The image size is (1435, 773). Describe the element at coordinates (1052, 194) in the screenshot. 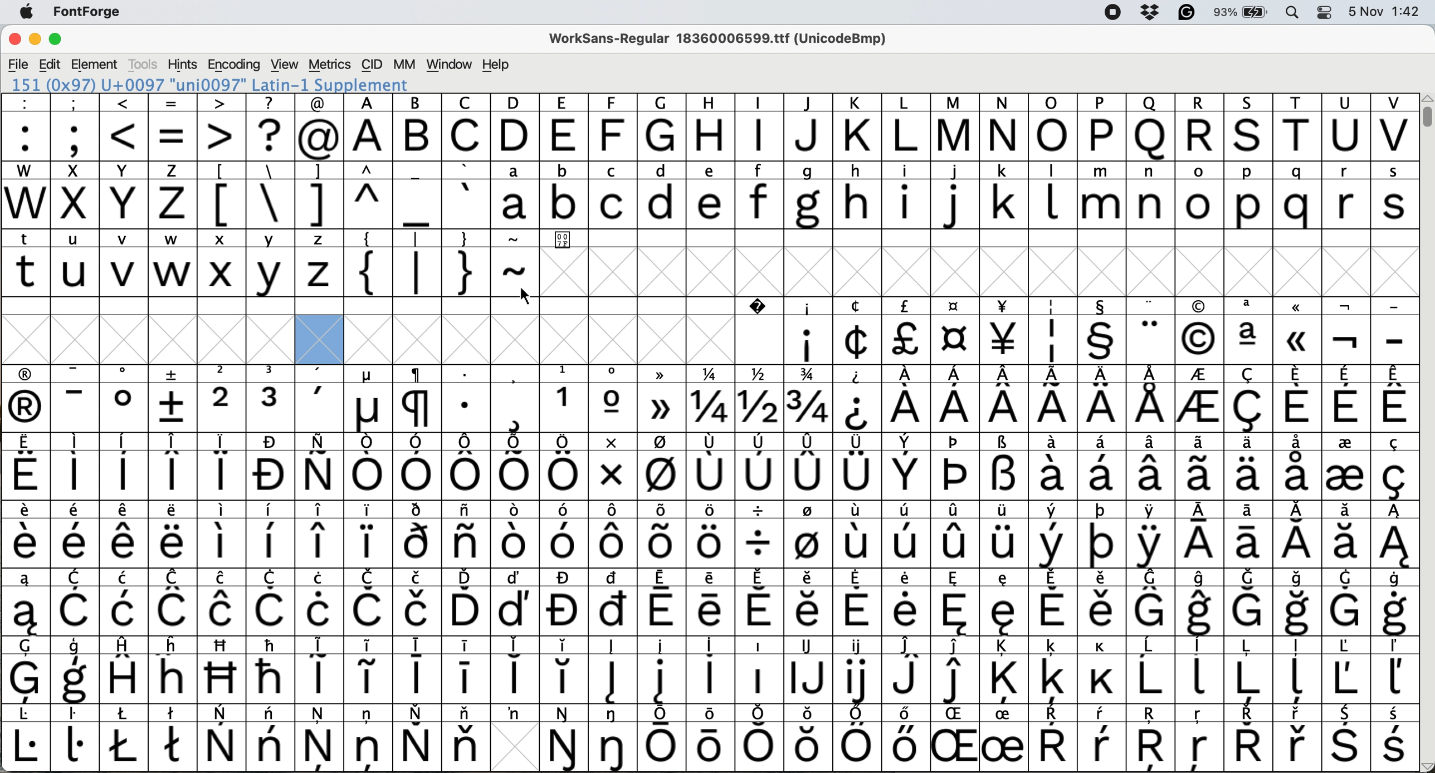

I see `l` at that location.